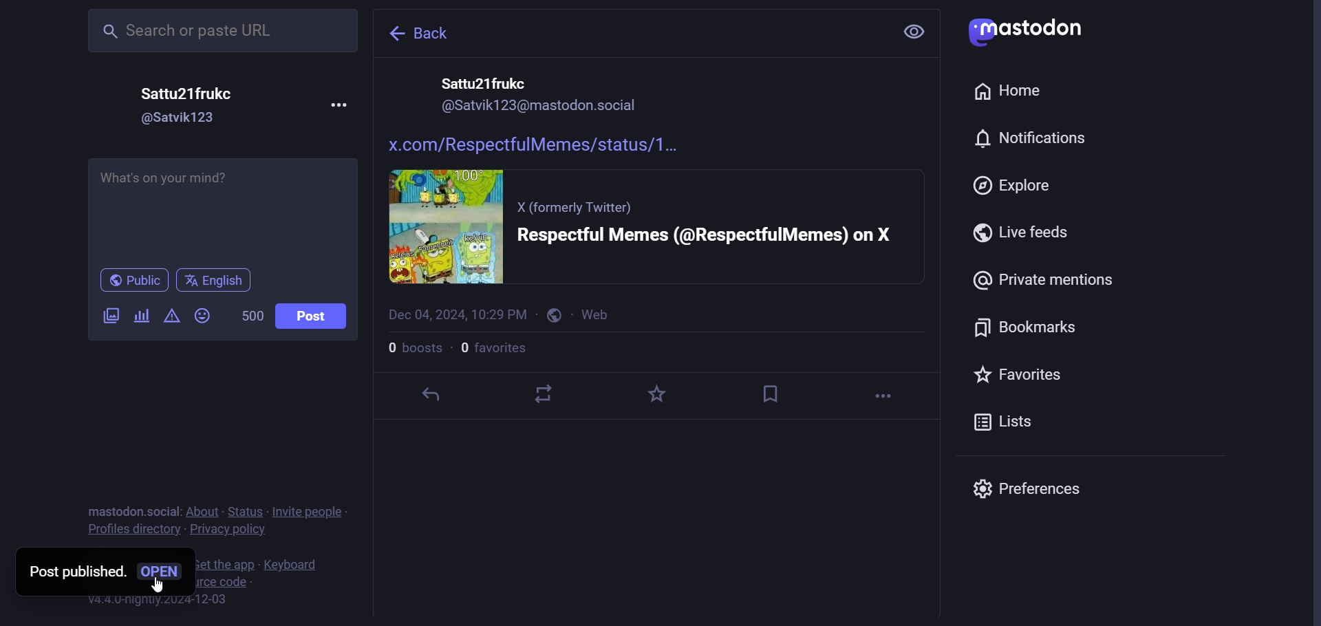 This screenshot has width=1321, height=626. I want to click on cursor, so click(170, 594).